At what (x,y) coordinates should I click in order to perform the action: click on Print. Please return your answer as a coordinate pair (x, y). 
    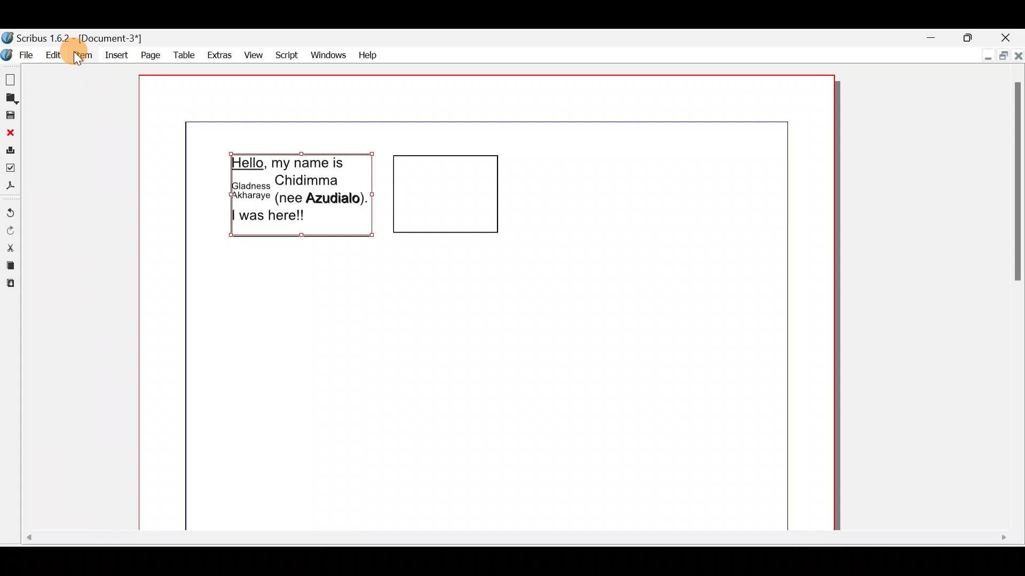
    Looking at the image, I should click on (10, 149).